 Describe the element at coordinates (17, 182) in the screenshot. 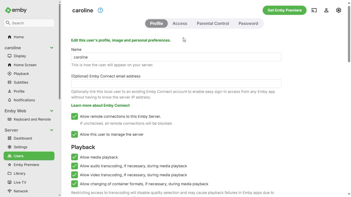

I see `live TV` at that location.